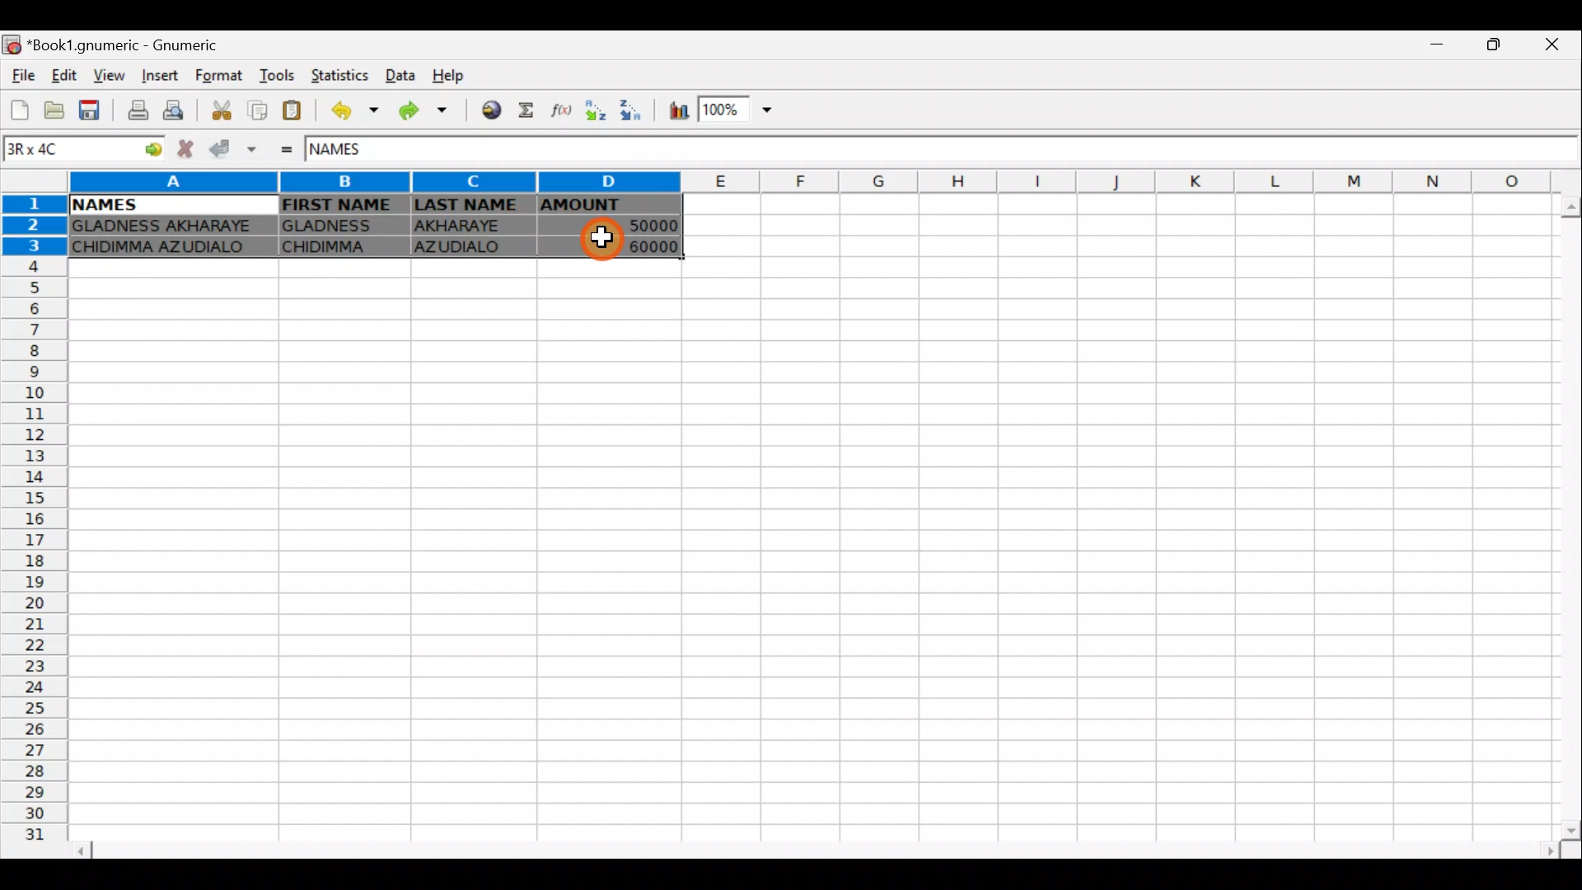  I want to click on Print preview, so click(177, 109).